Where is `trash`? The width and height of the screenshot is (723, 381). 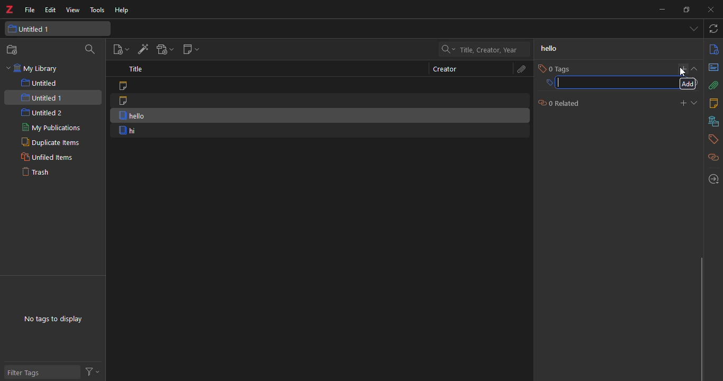 trash is located at coordinates (42, 174).